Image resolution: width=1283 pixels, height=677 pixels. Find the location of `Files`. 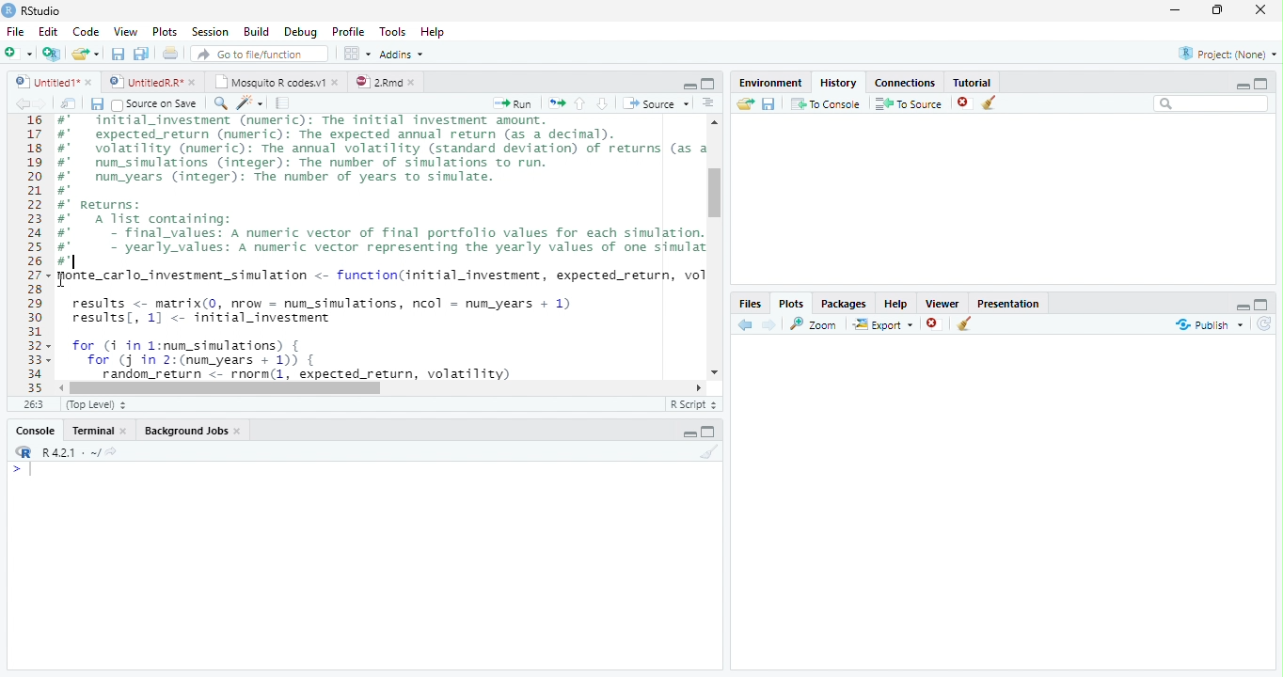

Files is located at coordinates (751, 303).